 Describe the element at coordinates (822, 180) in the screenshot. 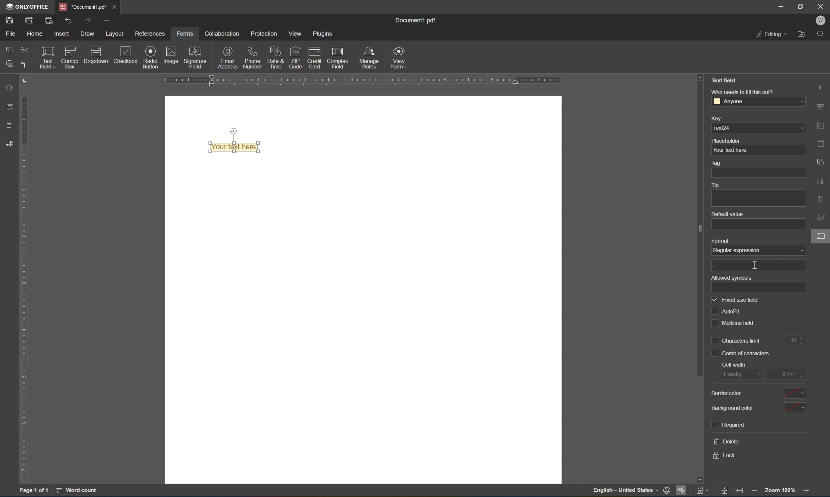

I see `chart settings` at that location.